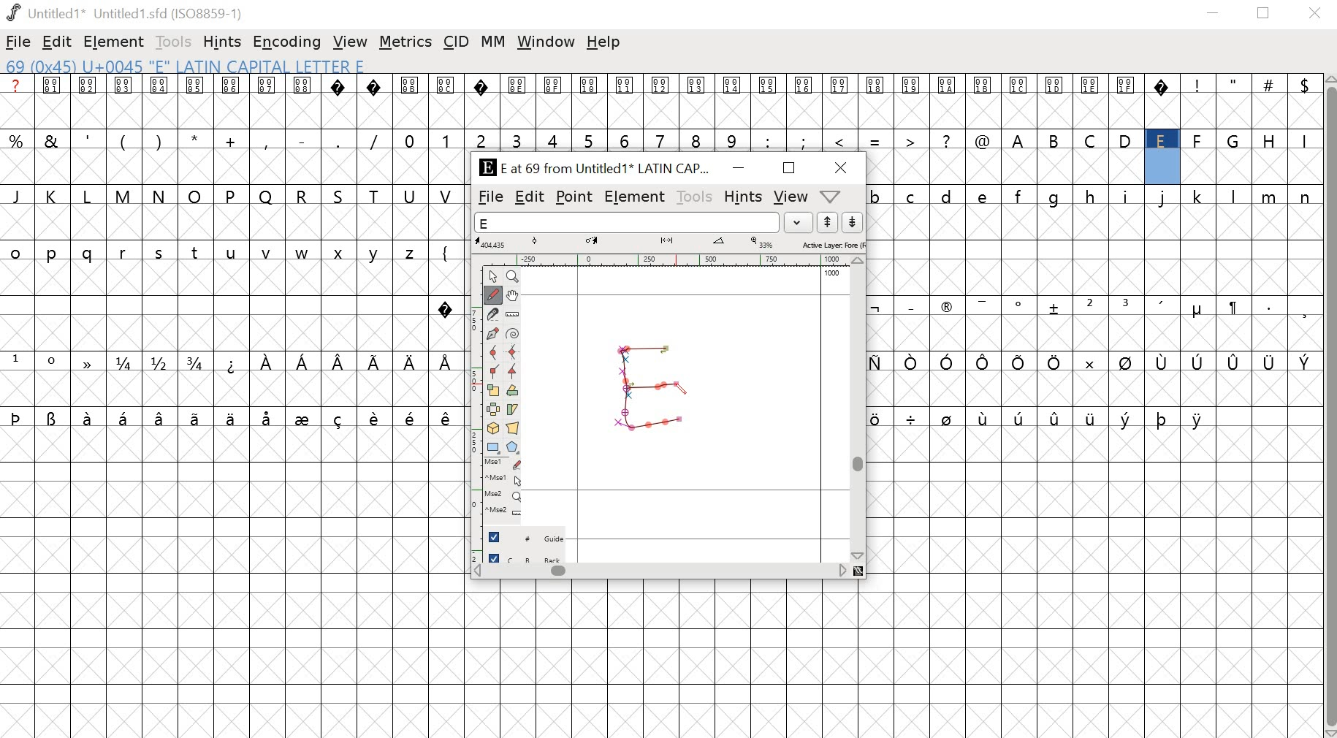 This screenshot has height=738, width=1337. Describe the element at coordinates (1092, 196) in the screenshot. I see `lowercase alphabets` at that location.